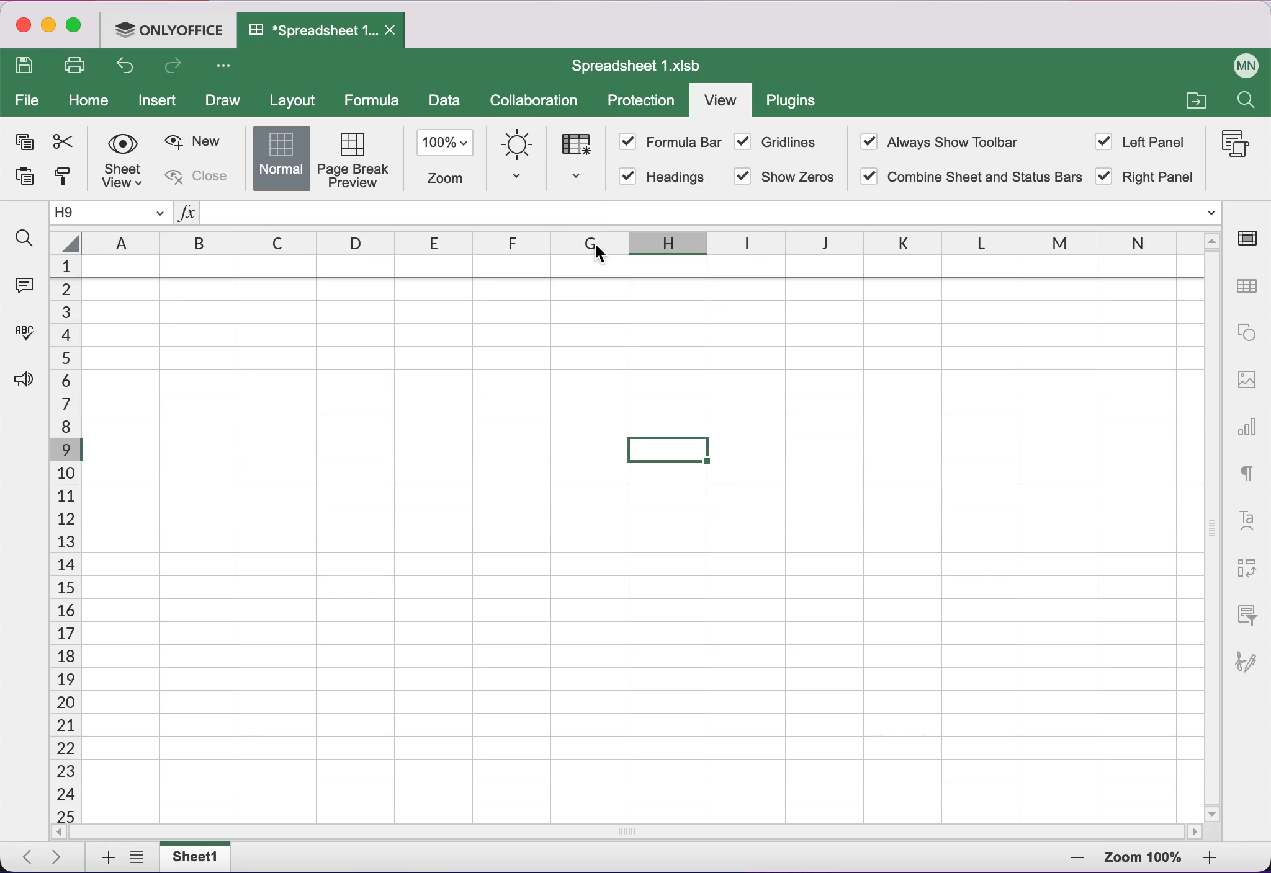 The width and height of the screenshot is (1271, 873). I want to click on maximize, so click(76, 27).